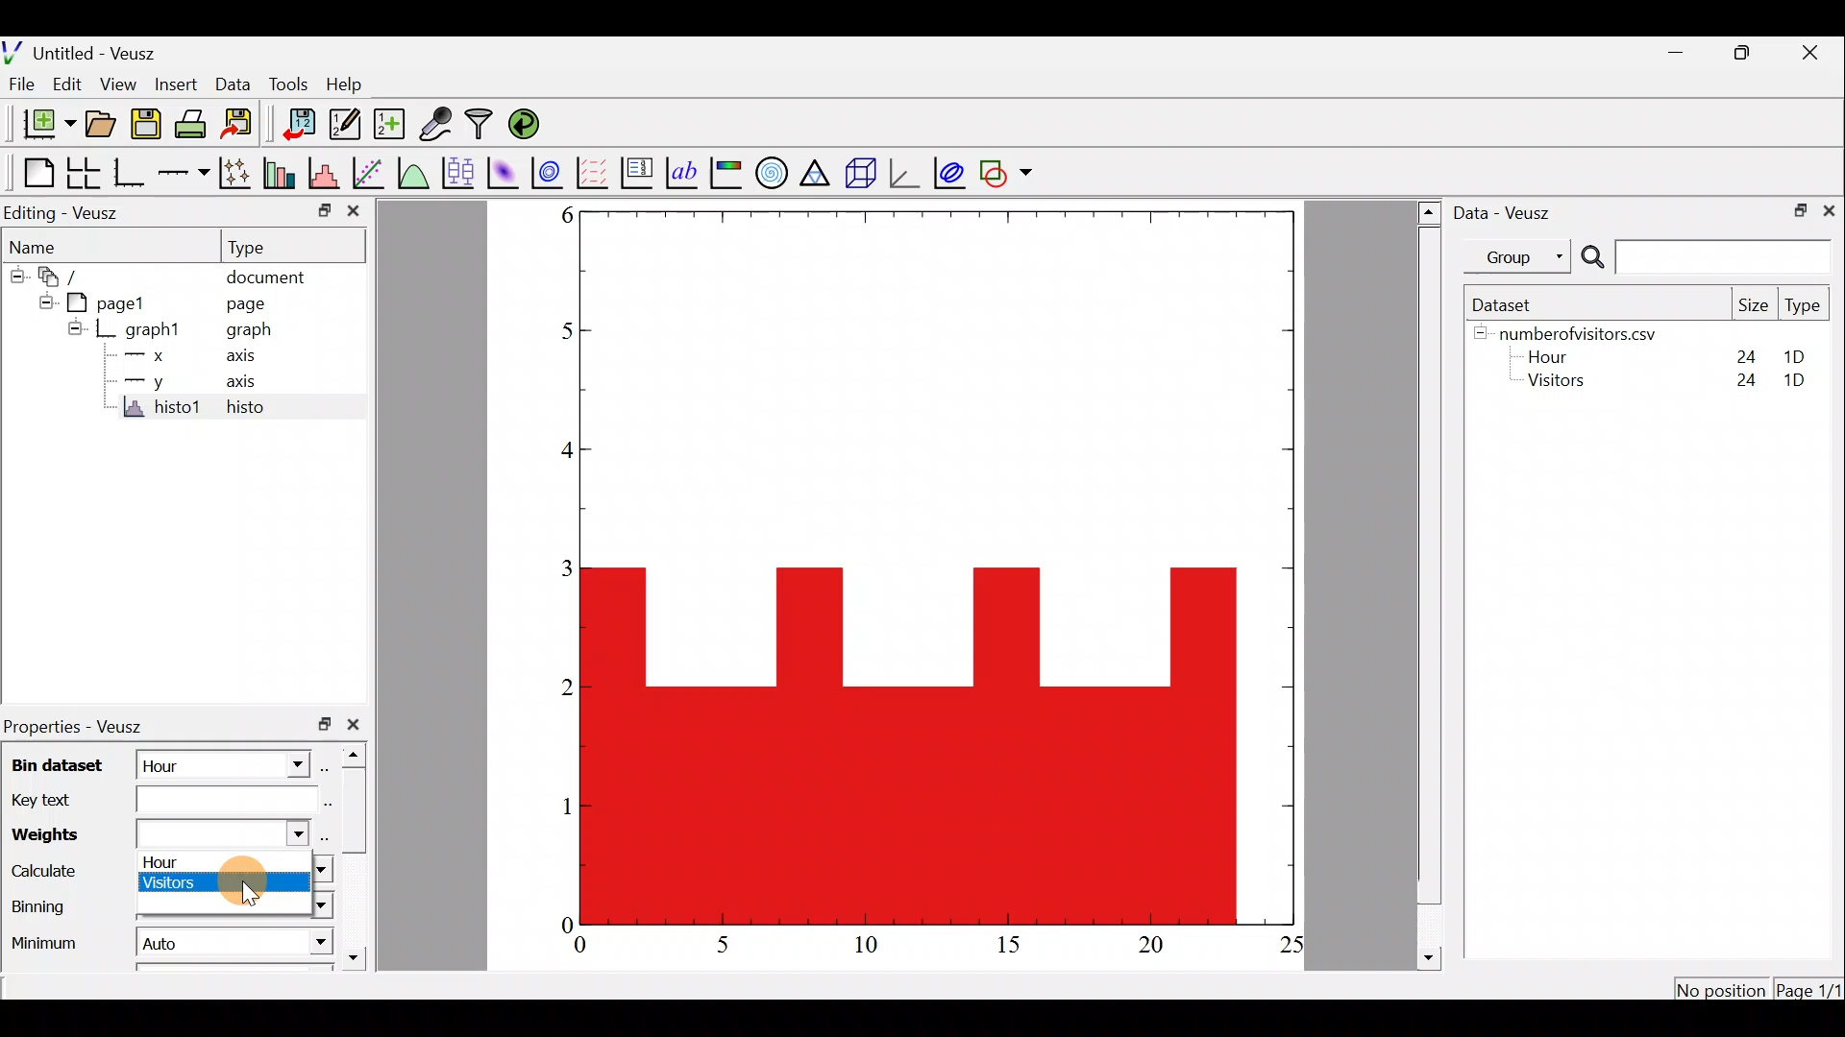  Describe the element at coordinates (316, 212) in the screenshot. I see `restore down` at that location.